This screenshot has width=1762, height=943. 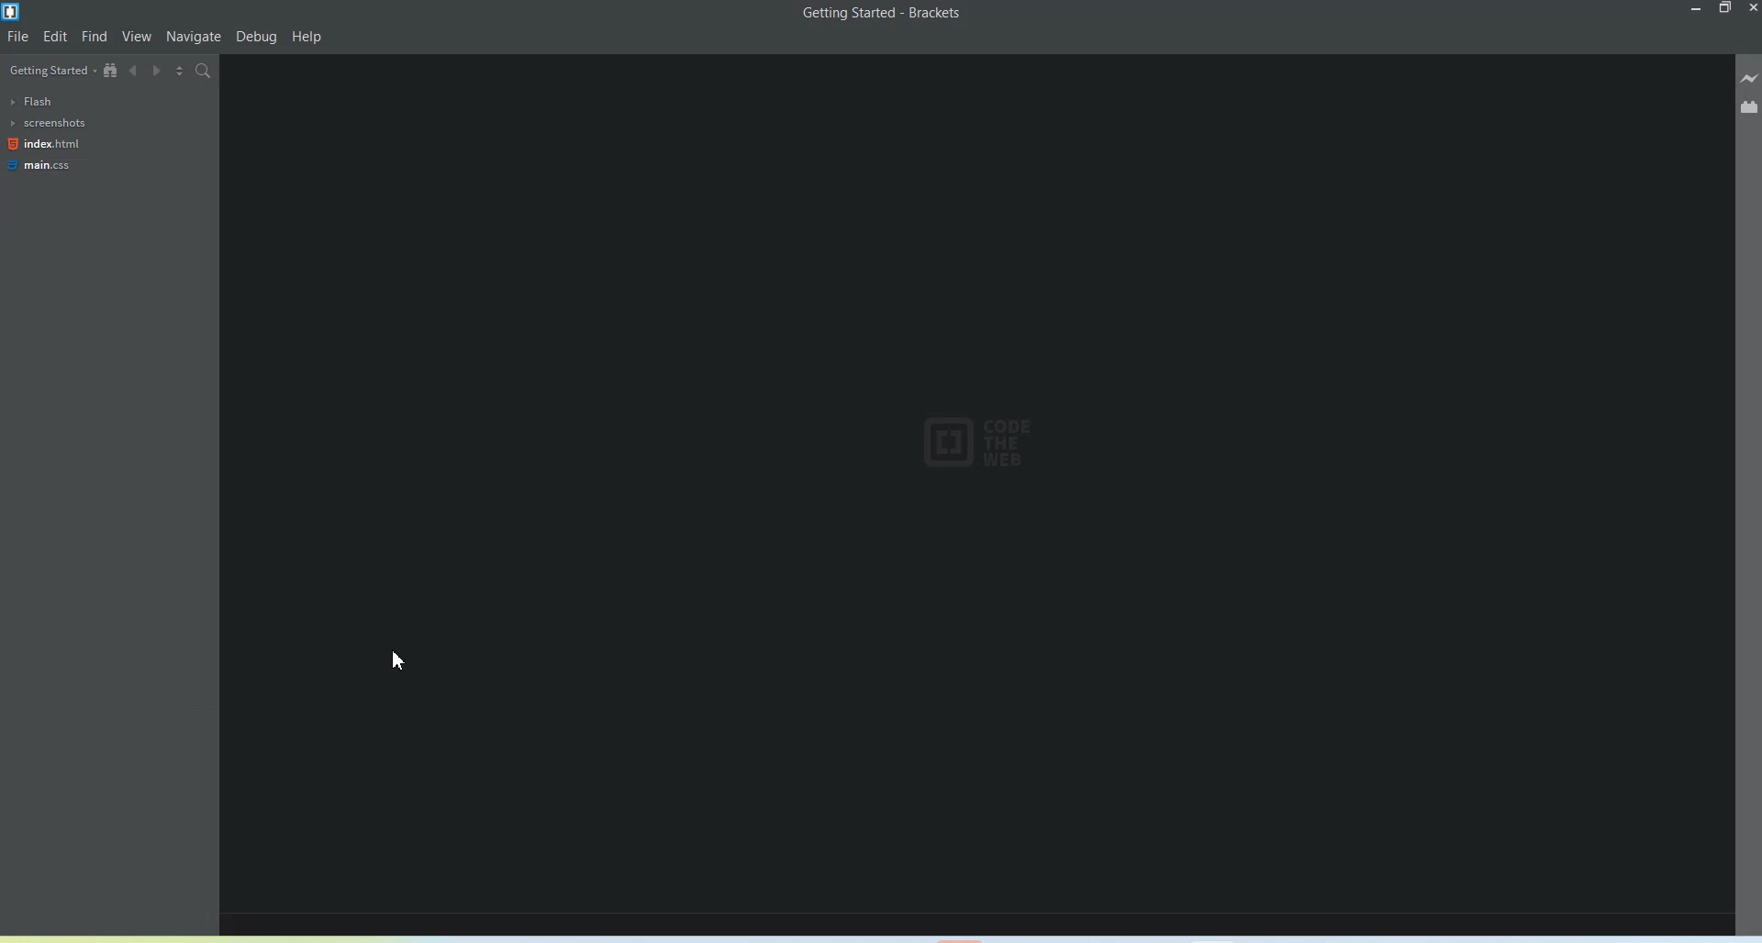 I want to click on View in file tree, so click(x=111, y=70).